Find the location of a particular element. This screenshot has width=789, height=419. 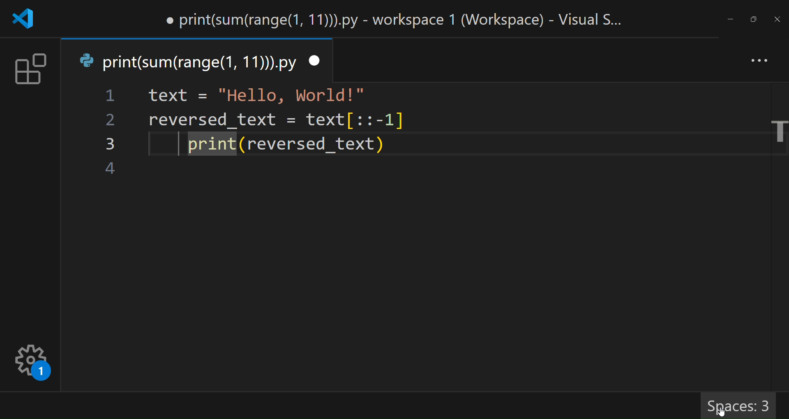

logo is located at coordinates (22, 21).